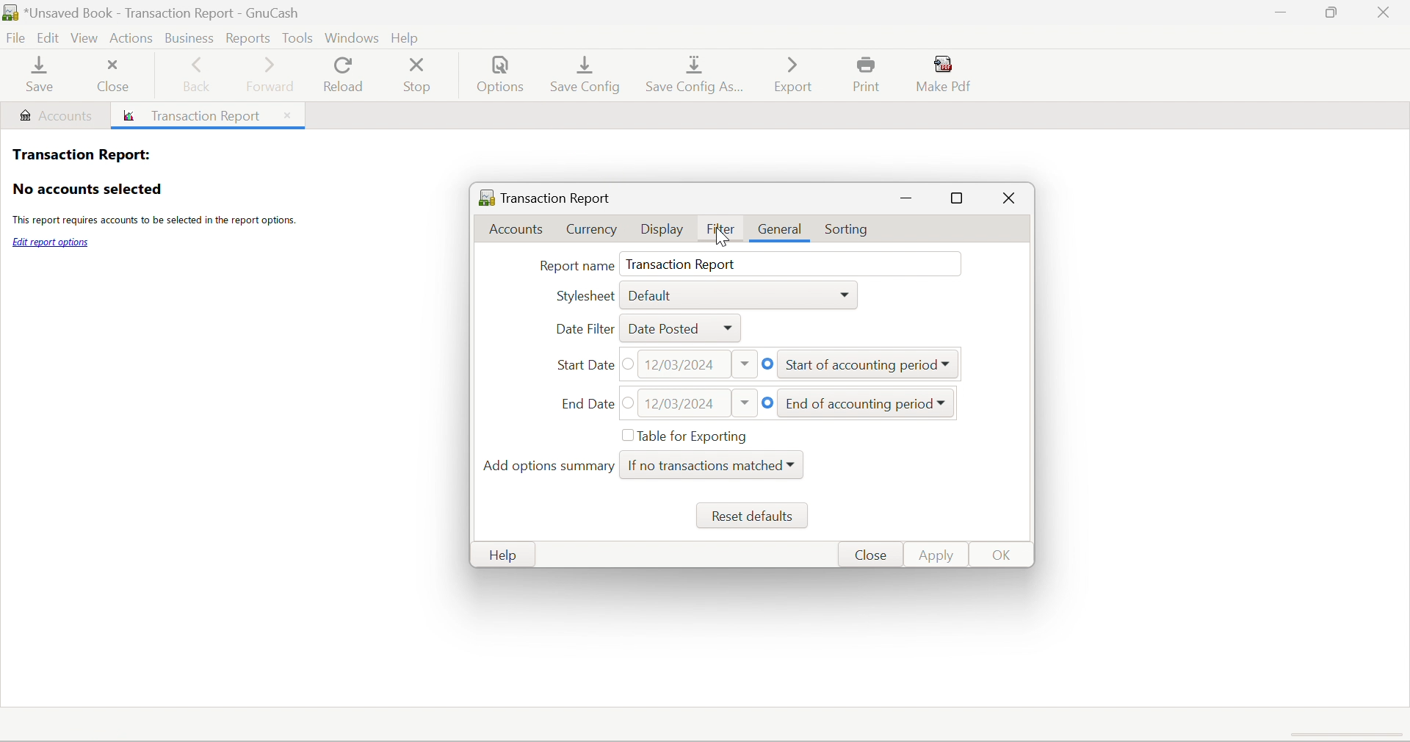  What do you see at coordinates (745, 401) in the screenshot?
I see `Drop Down` at bounding box center [745, 401].